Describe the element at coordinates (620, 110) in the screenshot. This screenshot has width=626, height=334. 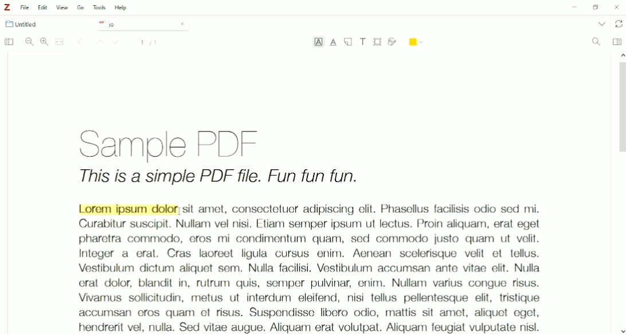
I see `Vertical scrollbar` at that location.